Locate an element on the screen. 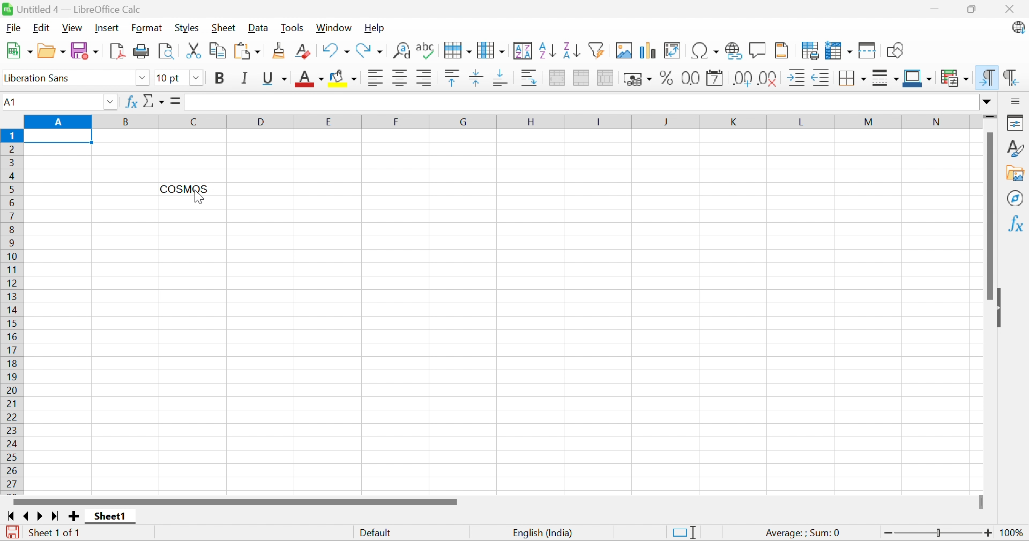 The height and width of the screenshot is (541, 1029). Bold is located at coordinates (218, 78).